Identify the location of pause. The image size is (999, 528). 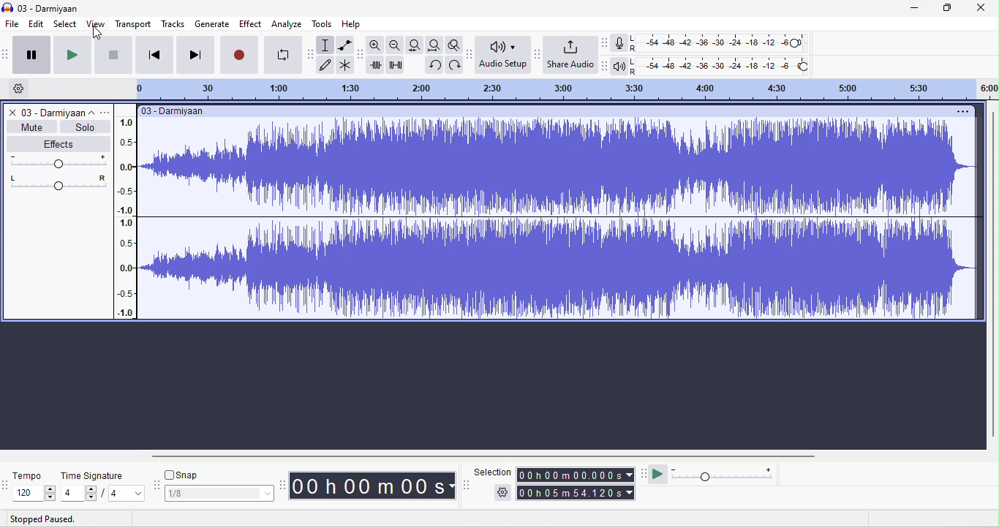
(32, 54).